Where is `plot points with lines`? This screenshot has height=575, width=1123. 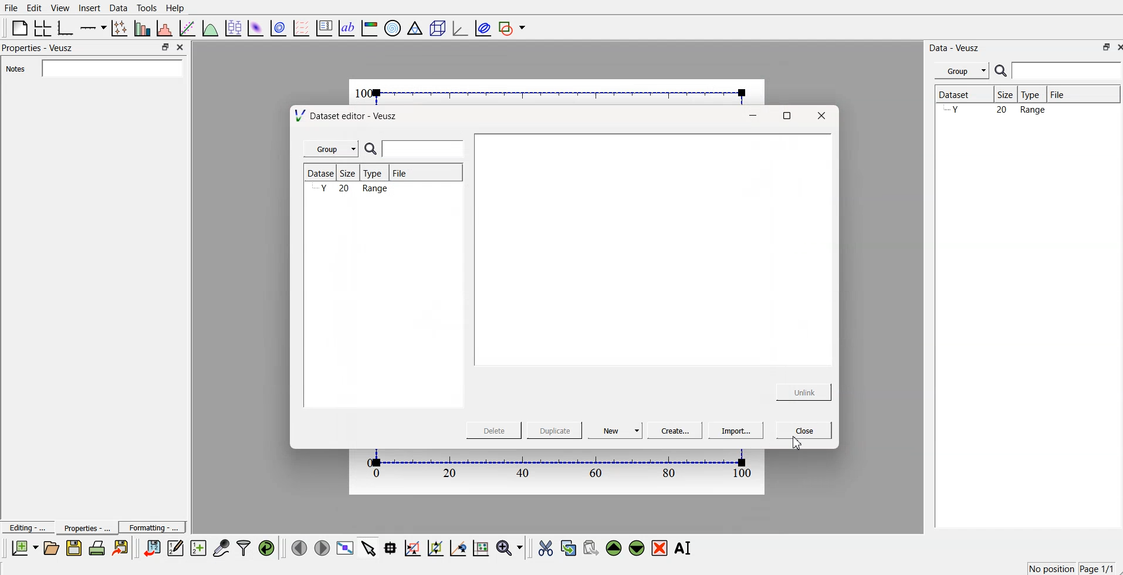 plot points with lines is located at coordinates (120, 28).